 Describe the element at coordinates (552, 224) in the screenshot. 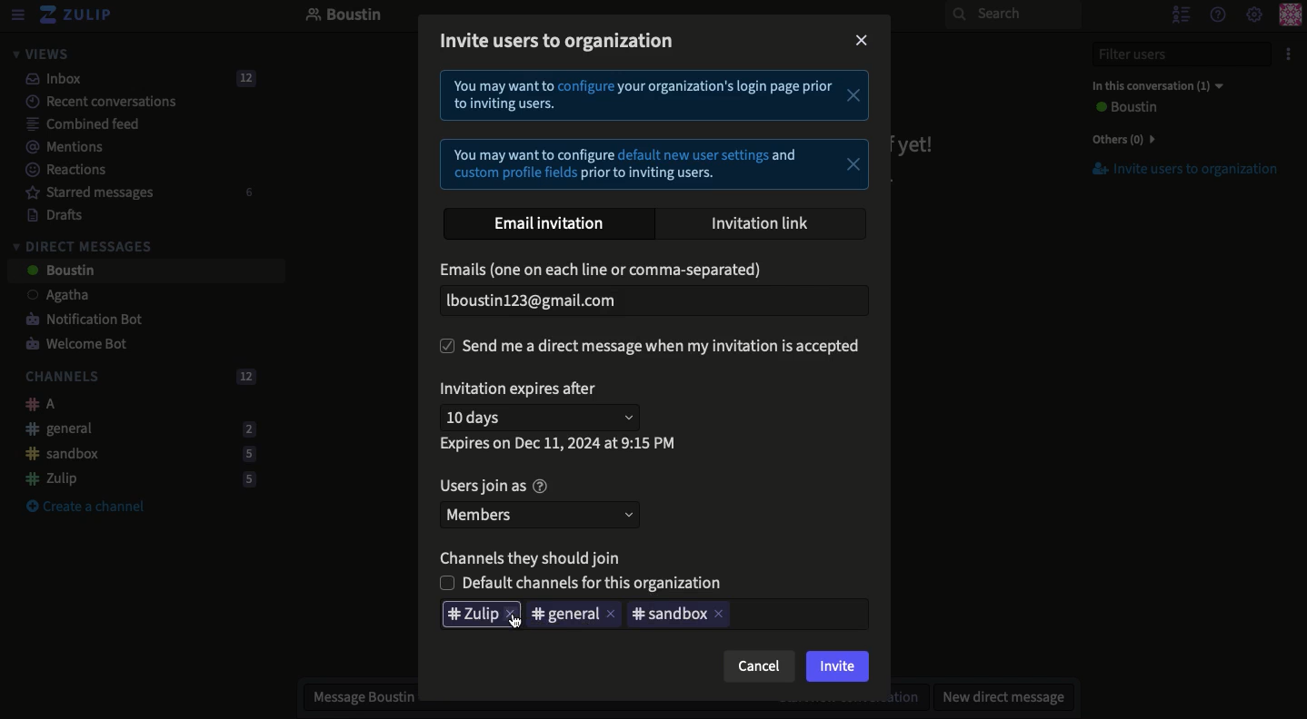

I see `Email invitation ` at that location.